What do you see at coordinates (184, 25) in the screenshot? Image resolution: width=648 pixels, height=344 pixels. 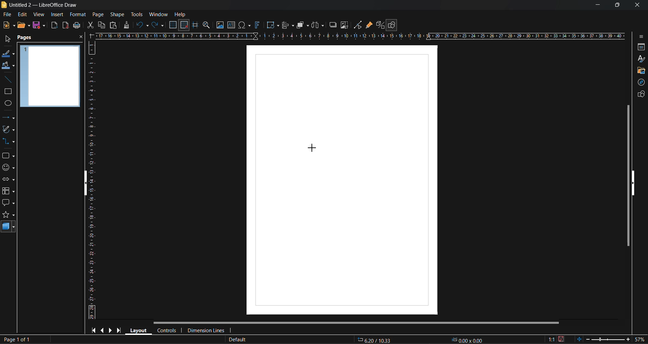 I see `snap to grid` at bounding box center [184, 25].